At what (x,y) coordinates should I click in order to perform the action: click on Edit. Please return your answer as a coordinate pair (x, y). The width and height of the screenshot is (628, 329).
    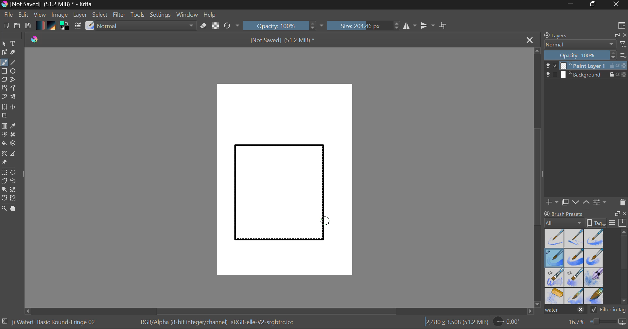
    Looking at the image, I should click on (24, 15).